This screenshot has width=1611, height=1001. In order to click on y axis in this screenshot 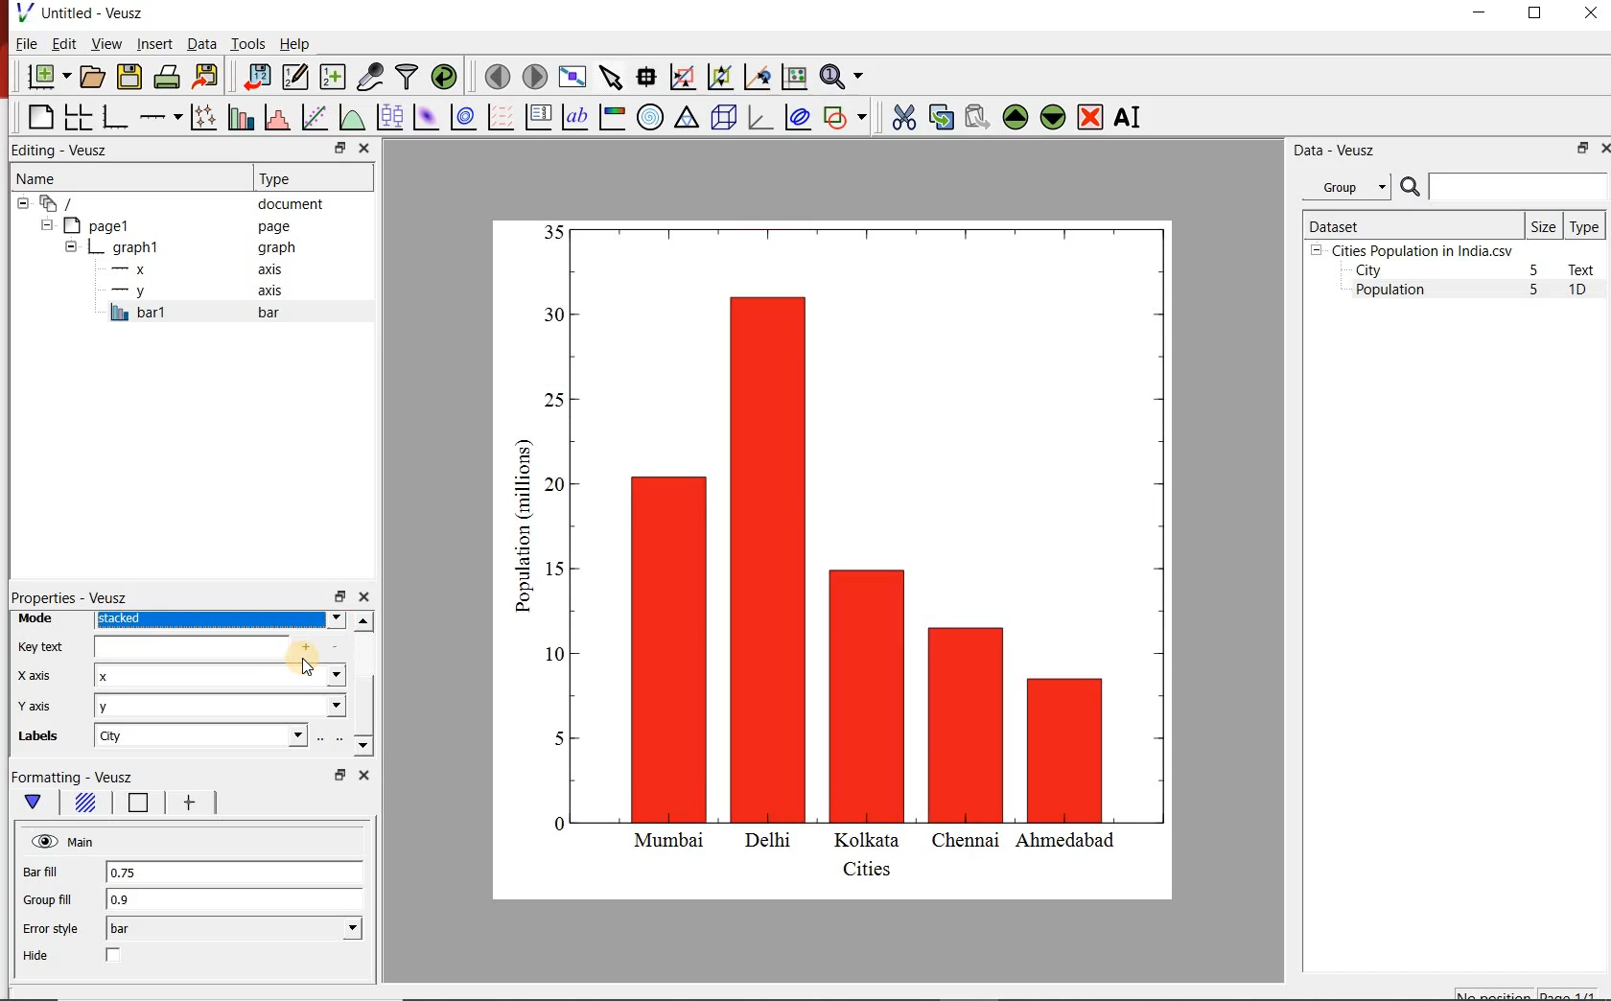, I will do `click(200, 291)`.